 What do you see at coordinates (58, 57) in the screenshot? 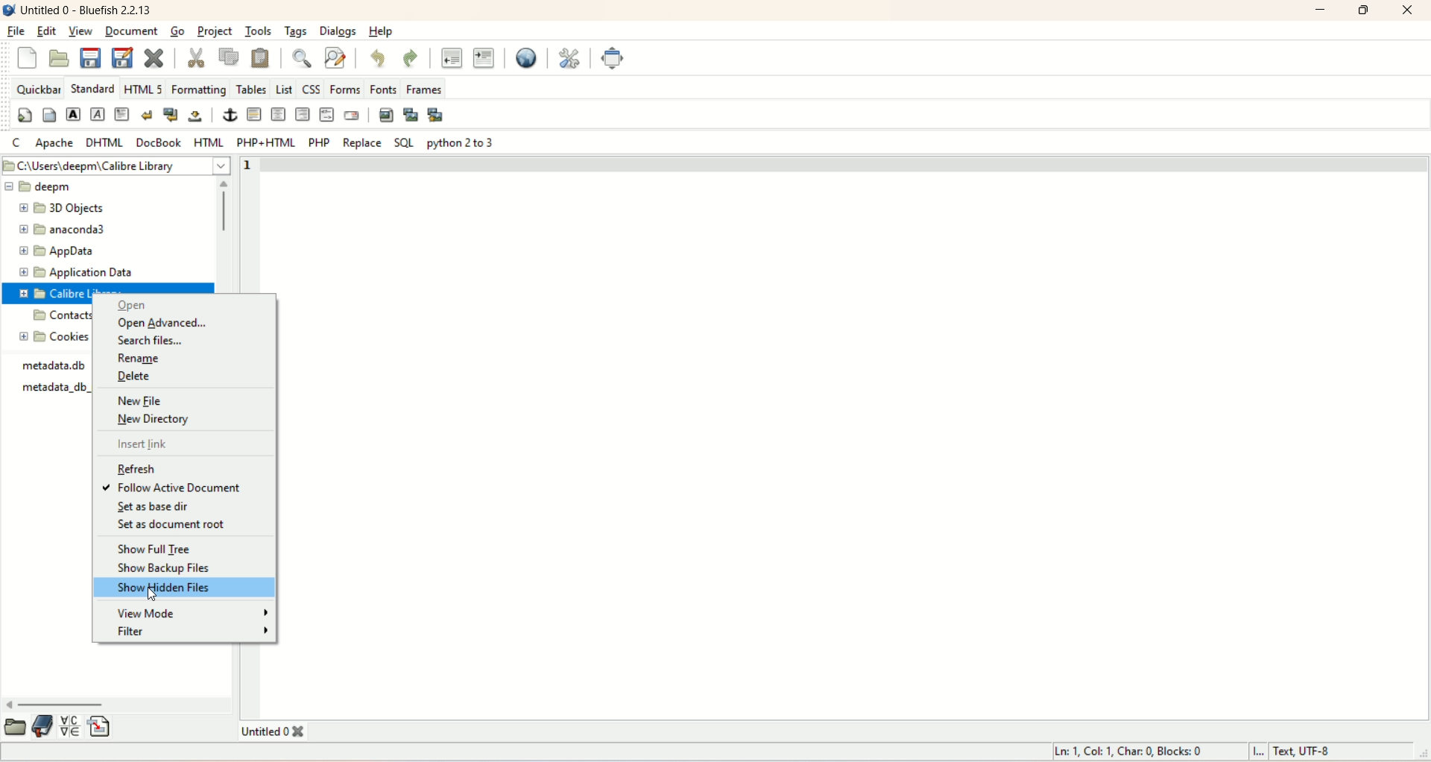
I see `open` at bounding box center [58, 57].